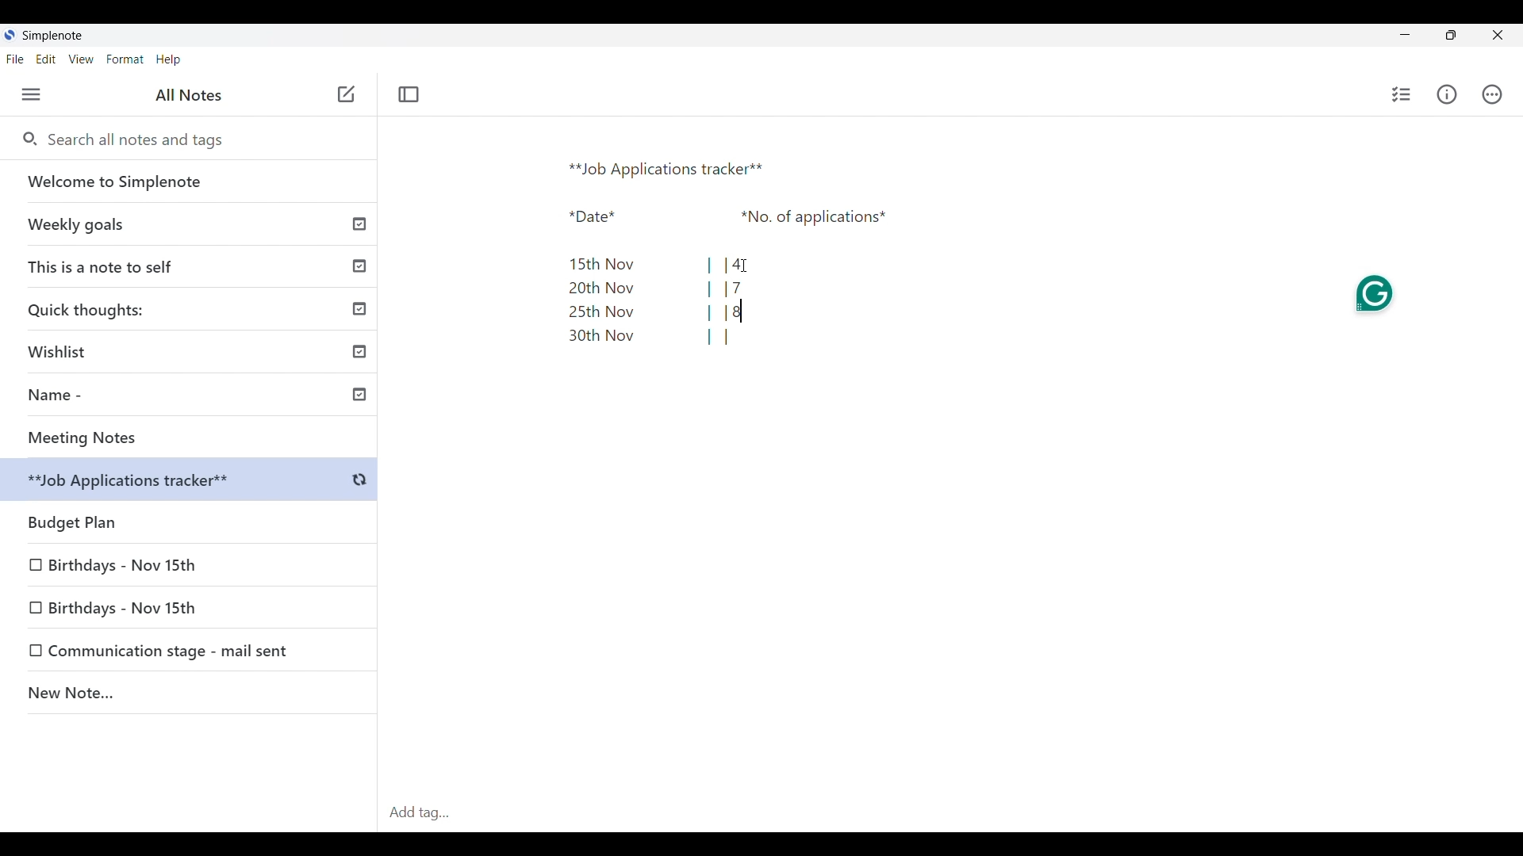  I want to click on All notes, so click(189, 94).